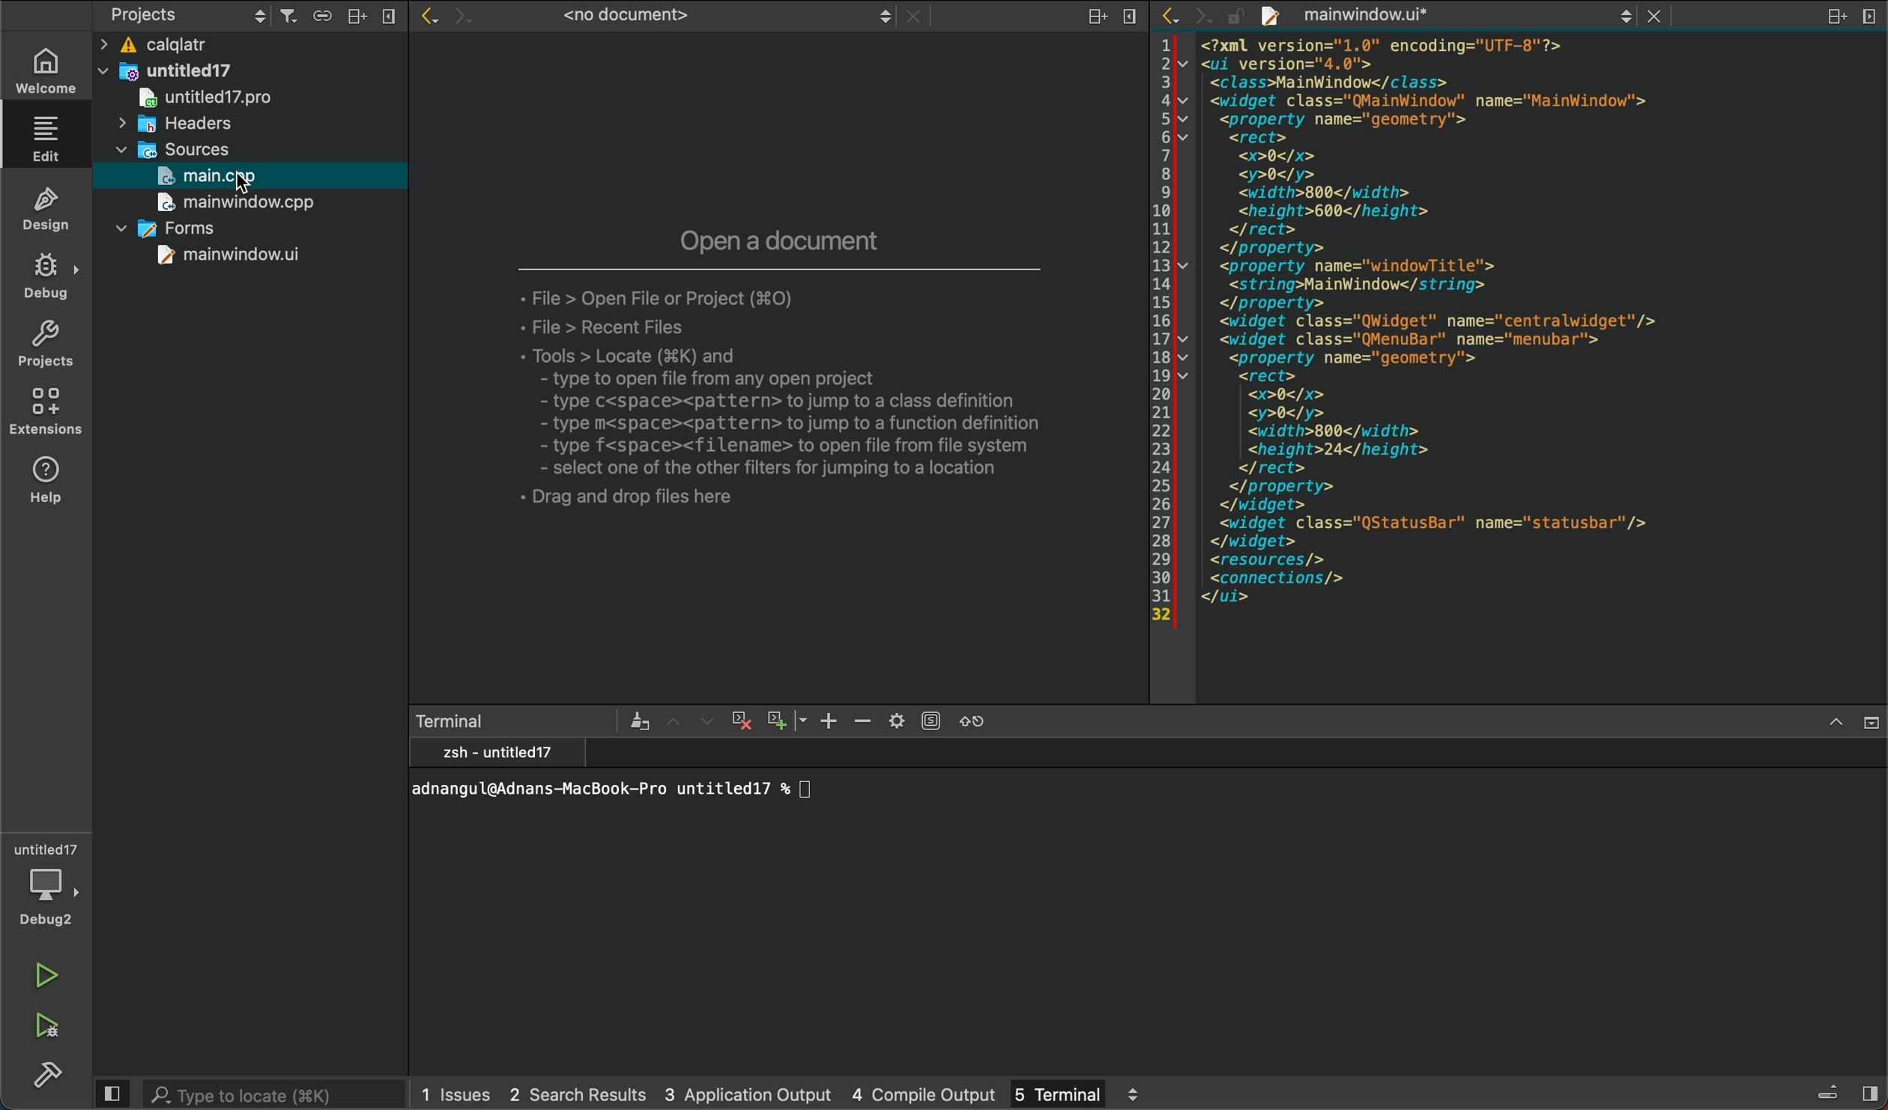 The width and height of the screenshot is (1888, 1110). Describe the element at coordinates (45, 1073) in the screenshot. I see `build` at that location.